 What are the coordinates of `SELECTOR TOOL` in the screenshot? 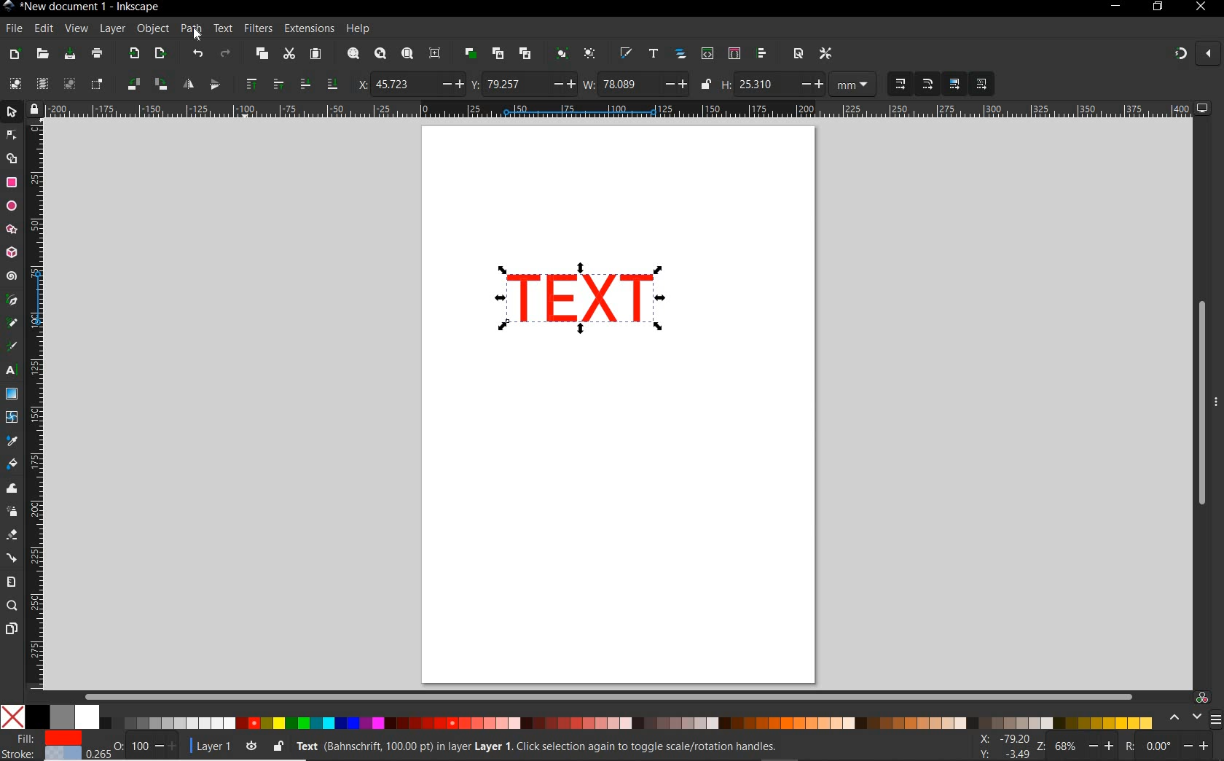 It's located at (573, 307).